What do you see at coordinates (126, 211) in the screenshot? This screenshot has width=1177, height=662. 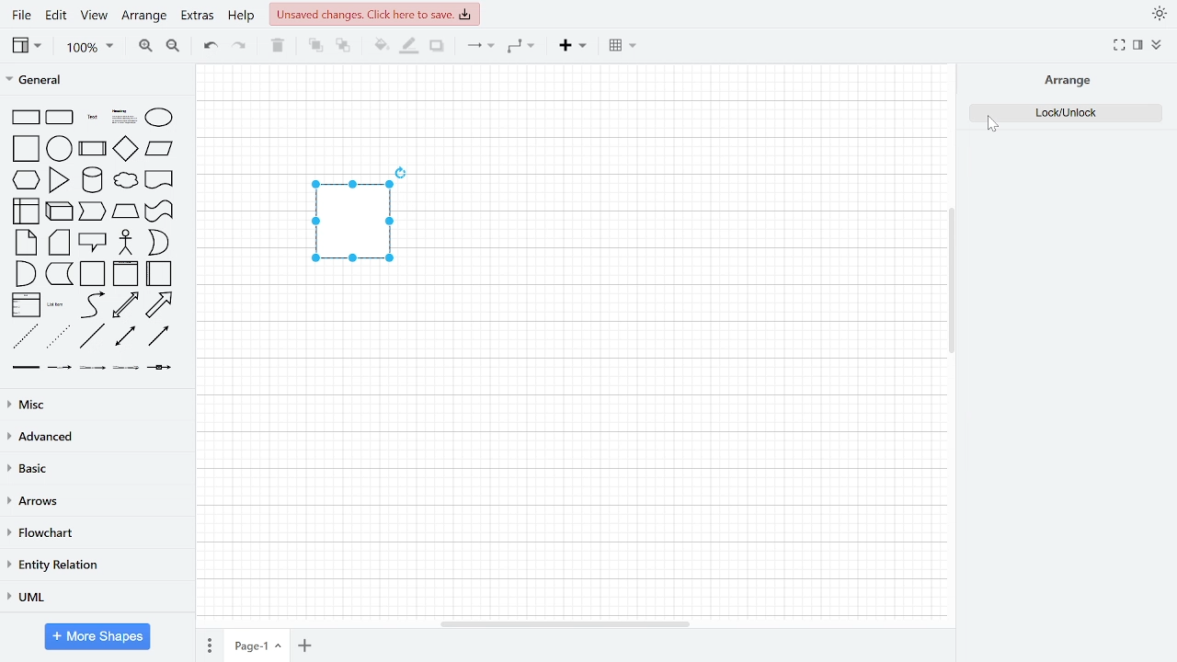 I see `trapezoid` at bounding box center [126, 211].